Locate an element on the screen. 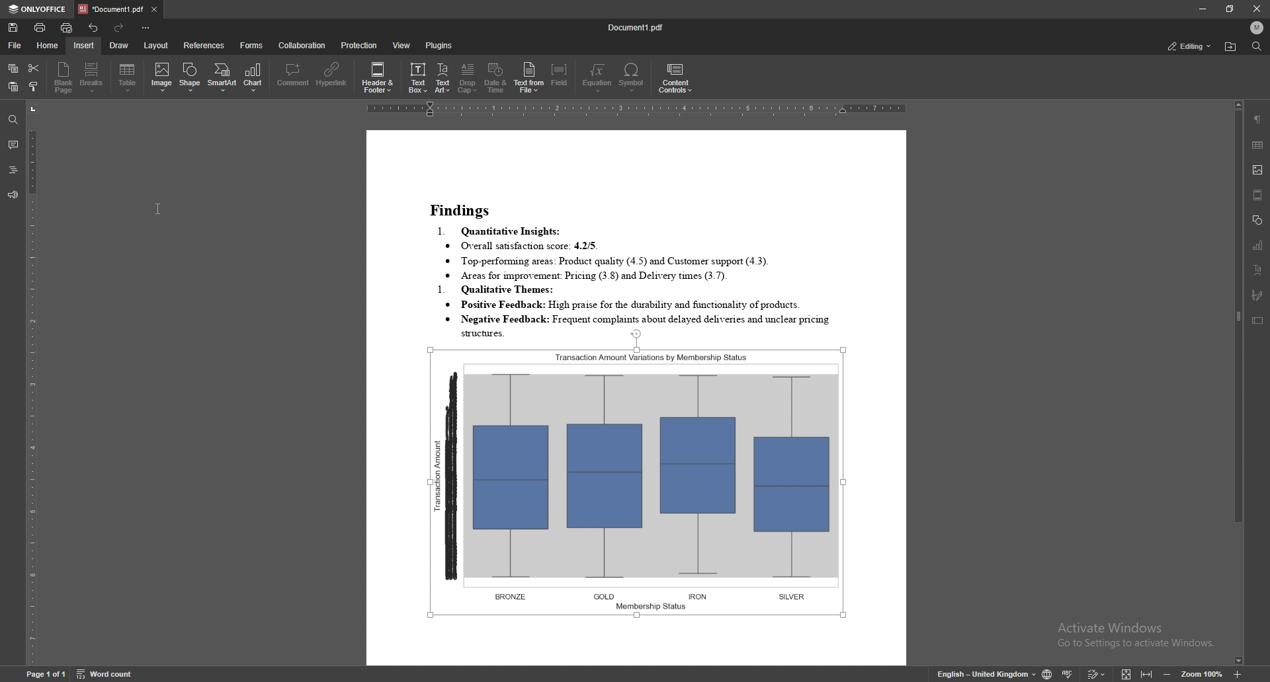  smart art is located at coordinates (222, 74).